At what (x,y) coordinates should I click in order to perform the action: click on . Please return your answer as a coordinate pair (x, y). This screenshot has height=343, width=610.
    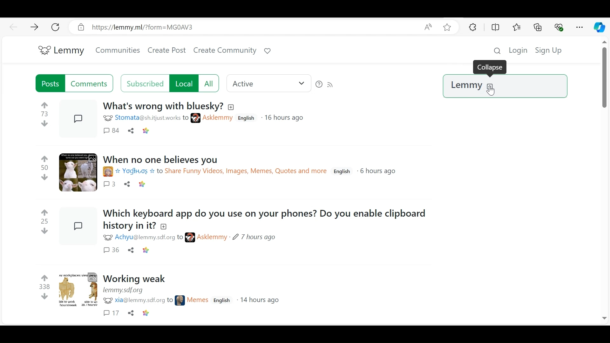
    Looking at the image, I should click on (132, 313).